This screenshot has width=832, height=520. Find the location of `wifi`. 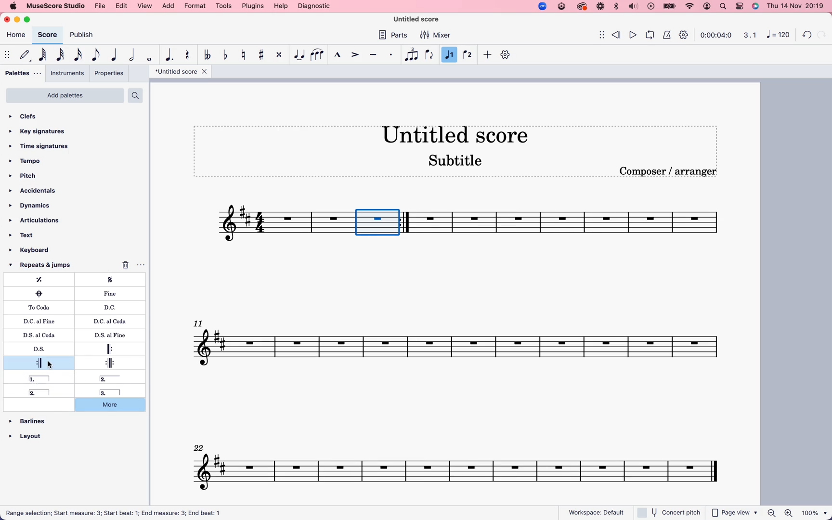

wifi is located at coordinates (691, 6).